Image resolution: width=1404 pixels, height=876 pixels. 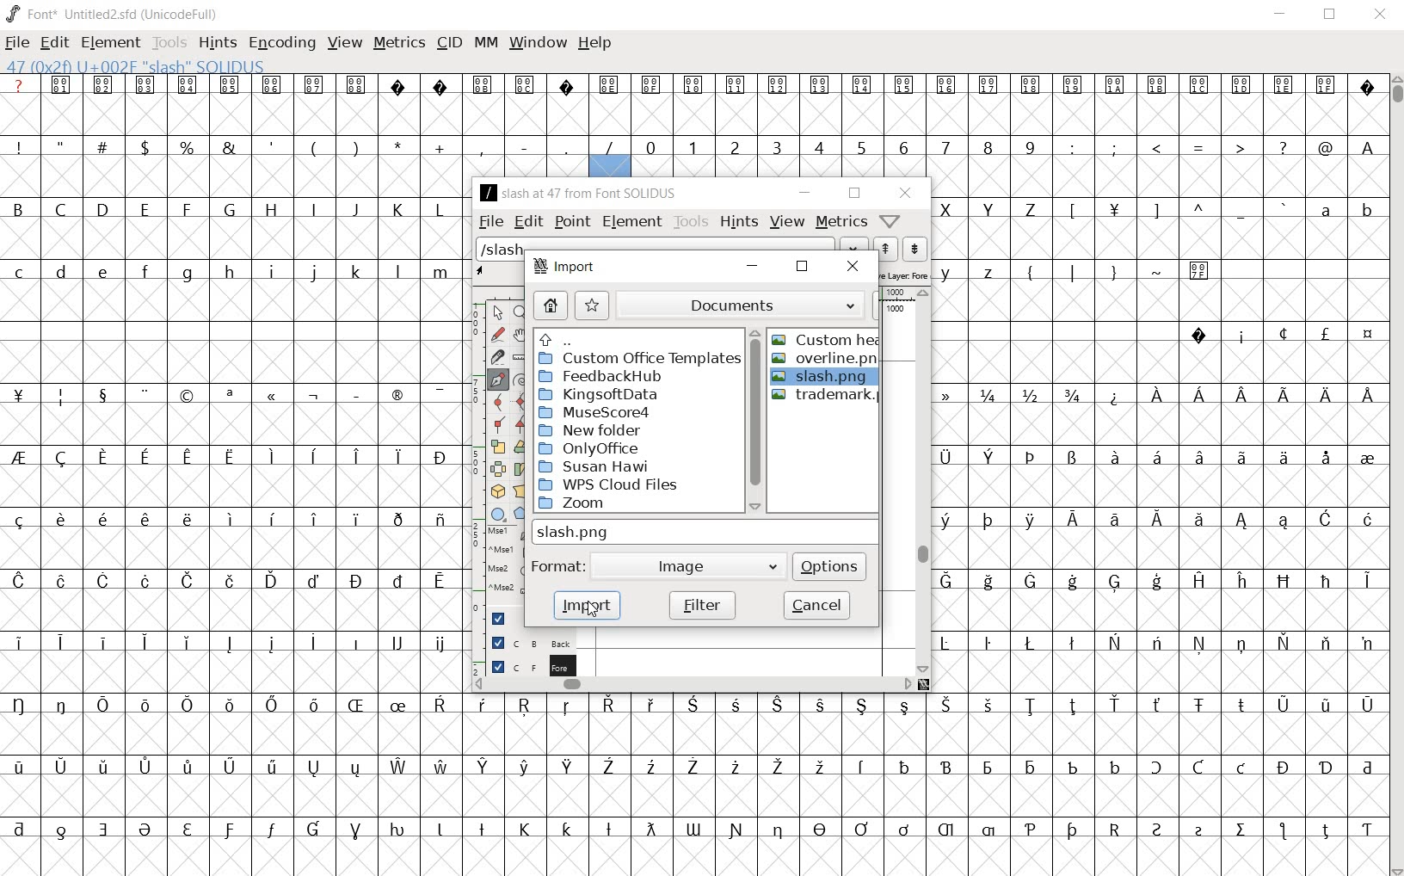 I want to click on empty cells, so click(x=1159, y=302).